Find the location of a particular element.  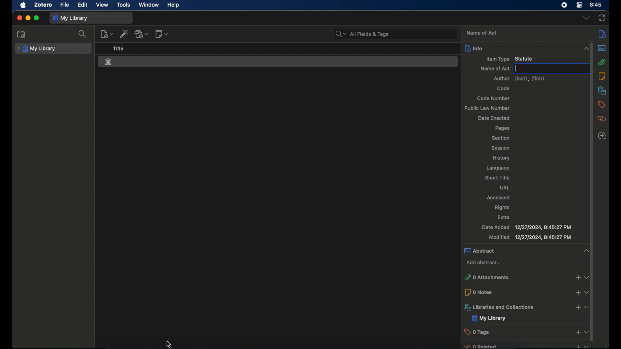

8.45 is located at coordinates (596, 4).